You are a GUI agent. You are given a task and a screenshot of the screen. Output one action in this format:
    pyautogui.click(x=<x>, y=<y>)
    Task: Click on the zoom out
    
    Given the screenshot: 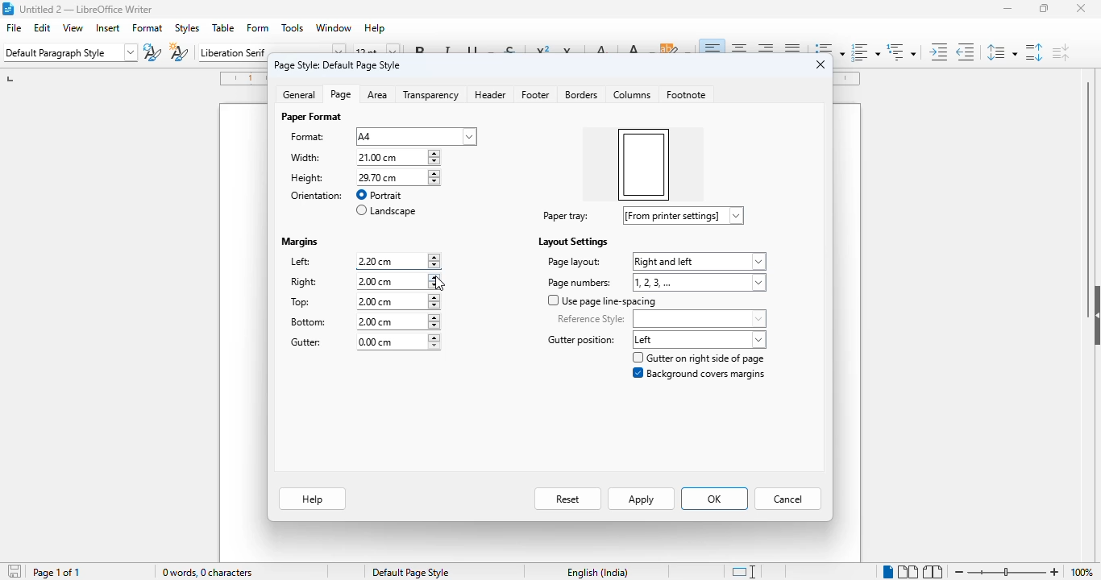 What is the action you would take?
    pyautogui.click(x=959, y=572)
    